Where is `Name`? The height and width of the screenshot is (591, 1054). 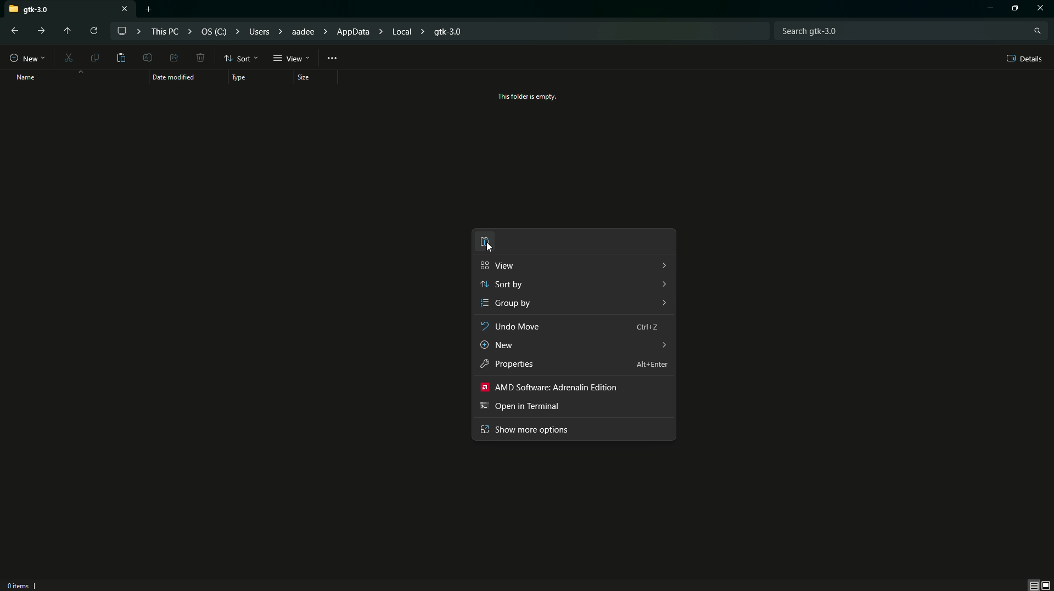 Name is located at coordinates (28, 77).